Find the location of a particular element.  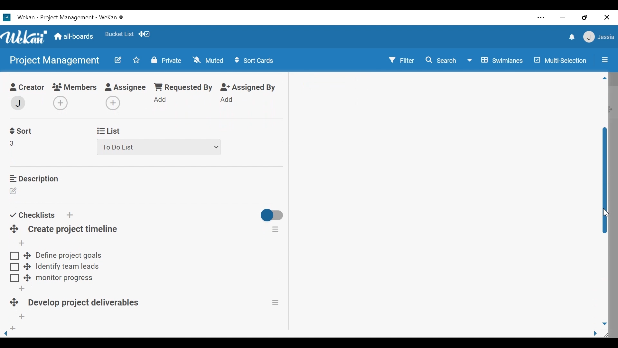

Settings and more is located at coordinates (541, 17).